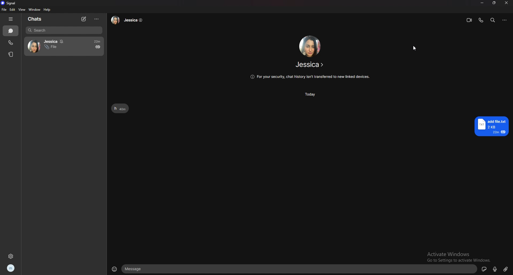  I want to click on (@ For your security, chat history isn't transferred to new linked devices., so click(310, 77).